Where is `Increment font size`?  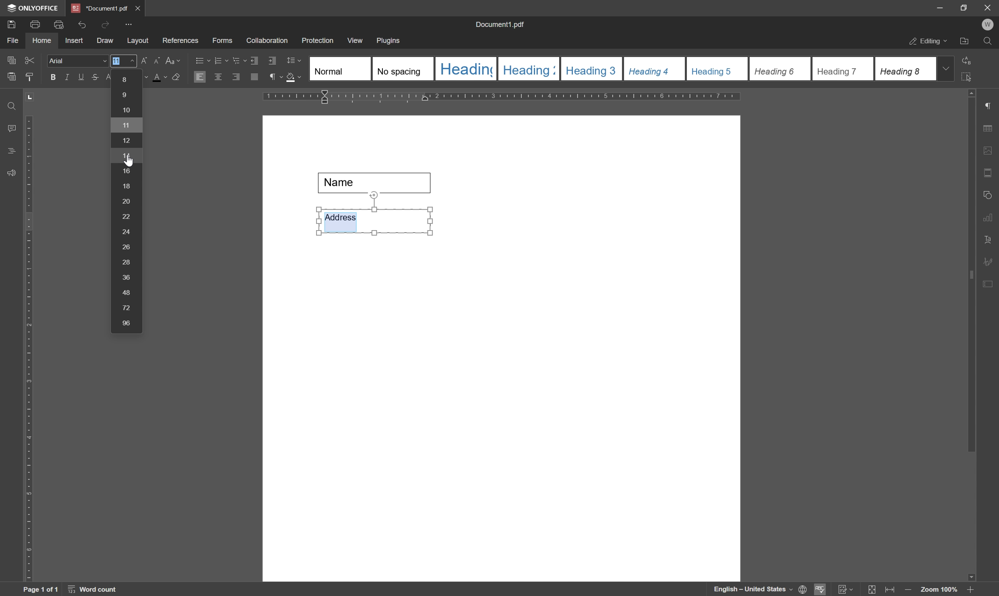
Increment font size is located at coordinates (140, 61).